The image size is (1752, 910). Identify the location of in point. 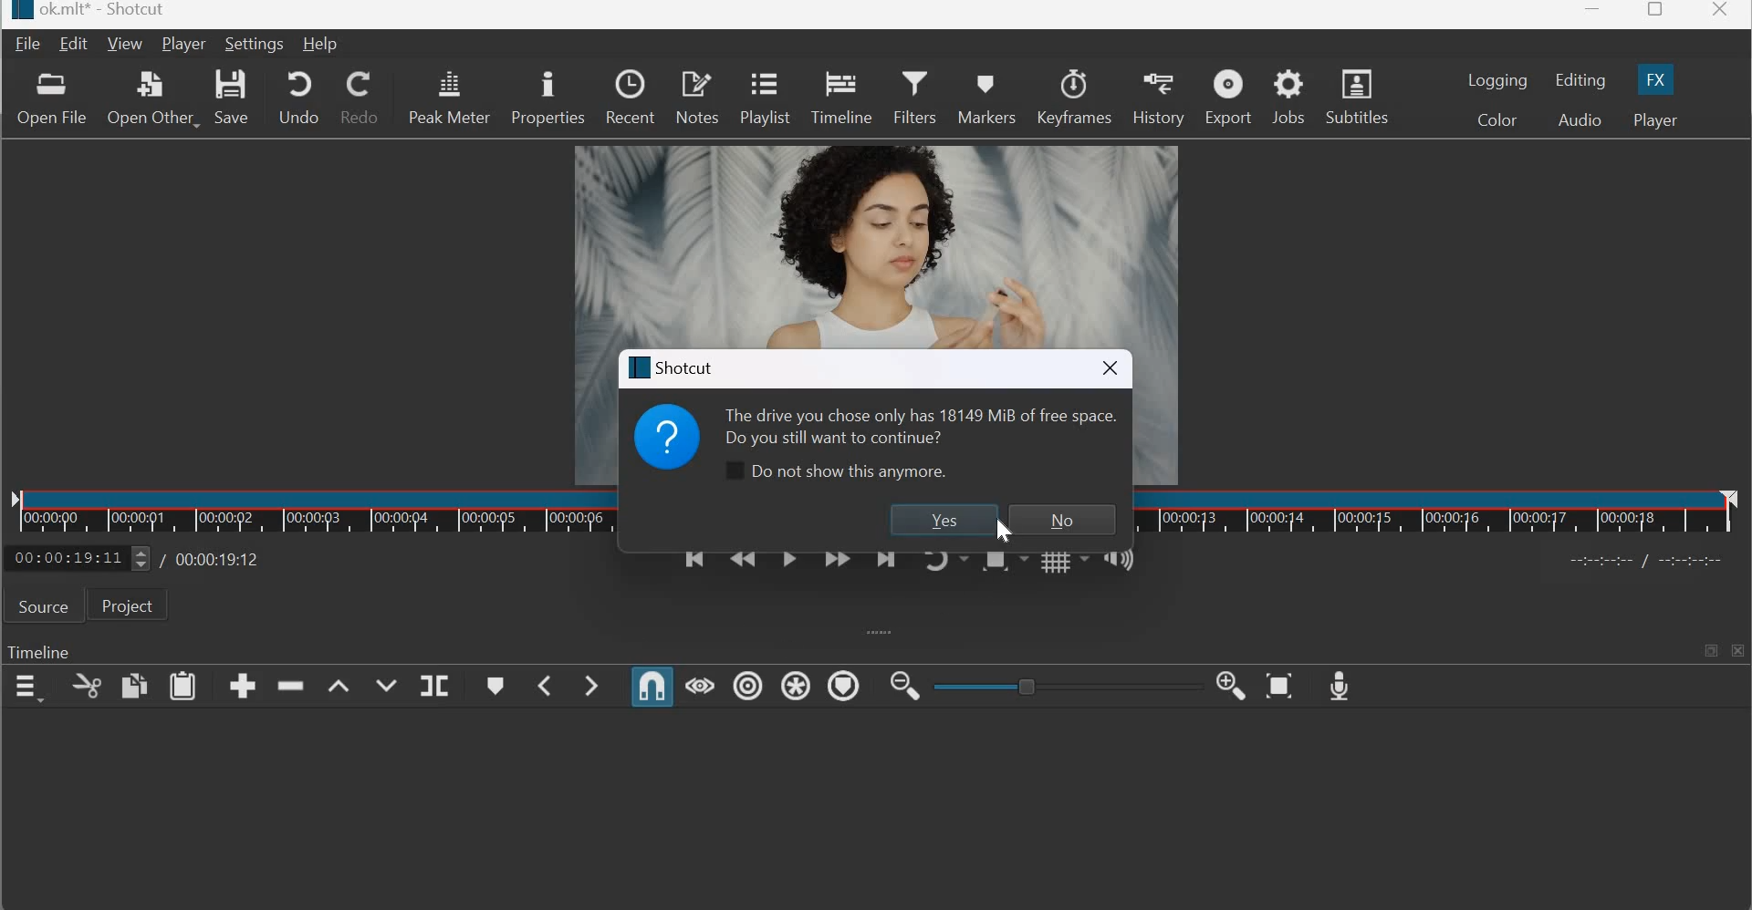
(1651, 563).